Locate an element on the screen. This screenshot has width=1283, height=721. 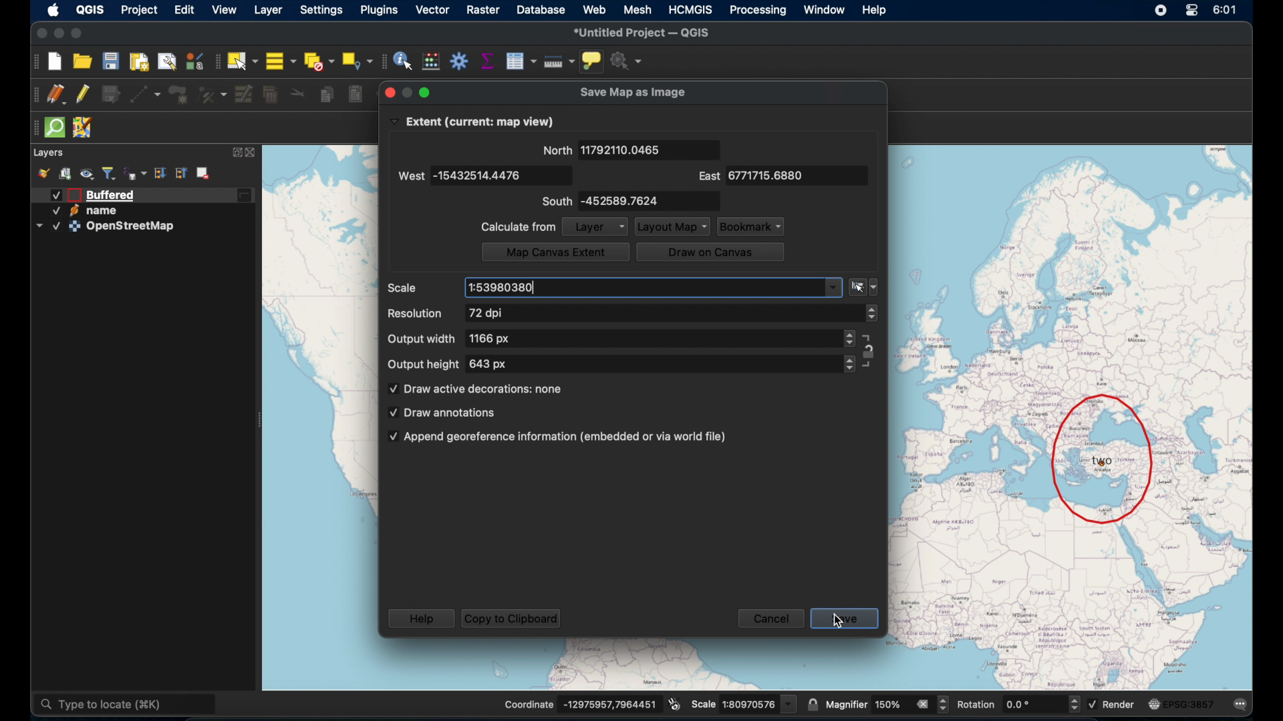
output height is located at coordinates (422, 365).